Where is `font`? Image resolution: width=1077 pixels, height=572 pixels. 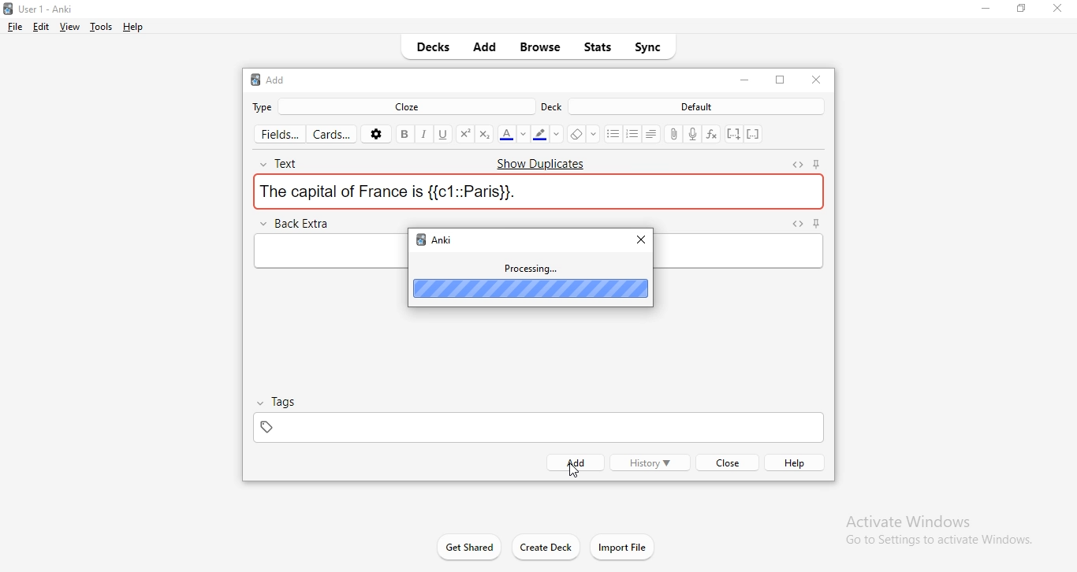
font is located at coordinates (513, 134).